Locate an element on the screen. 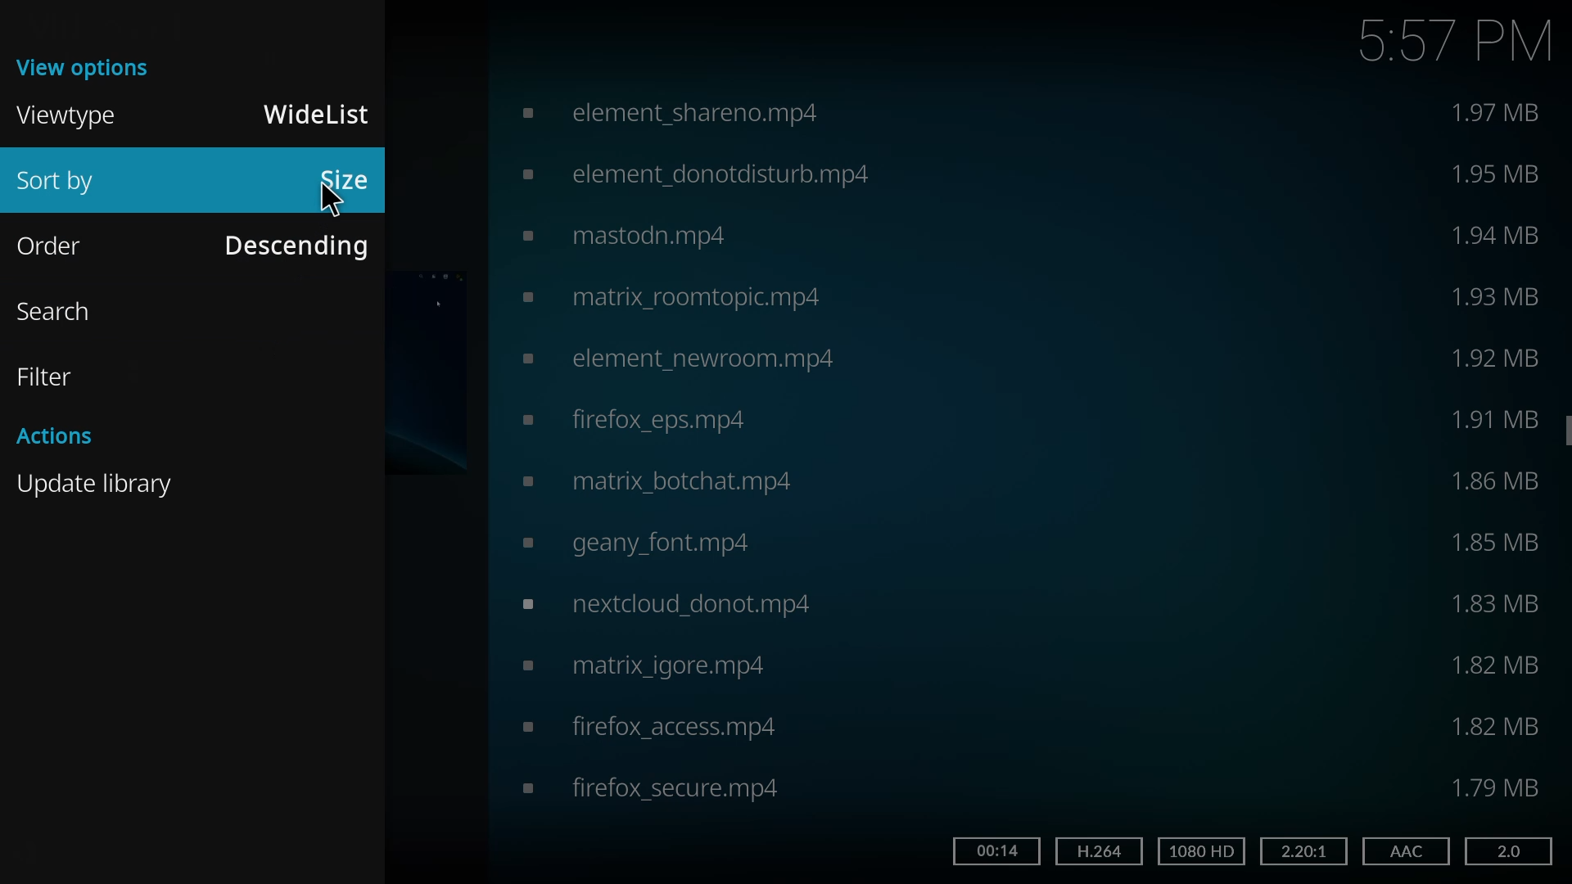 The height and width of the screenshot is (884, 1572). size is located at coordinates (1499, 786).